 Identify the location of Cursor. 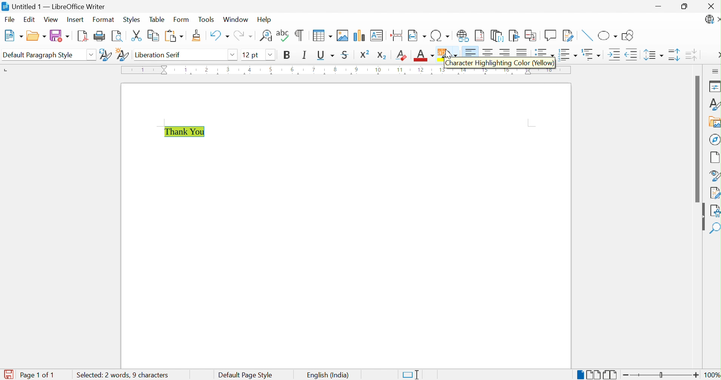
(447, 53).